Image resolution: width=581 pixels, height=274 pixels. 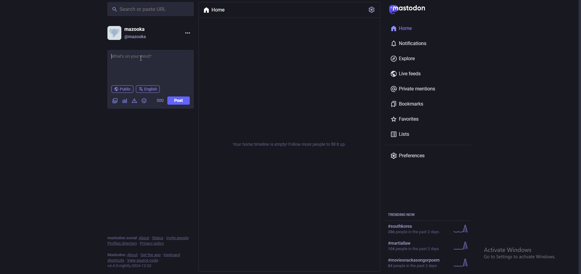 What do you see at coordinates (525, 253) in the screenshot?
I see `Windows activation prompt` at bounding box center [525, 253].